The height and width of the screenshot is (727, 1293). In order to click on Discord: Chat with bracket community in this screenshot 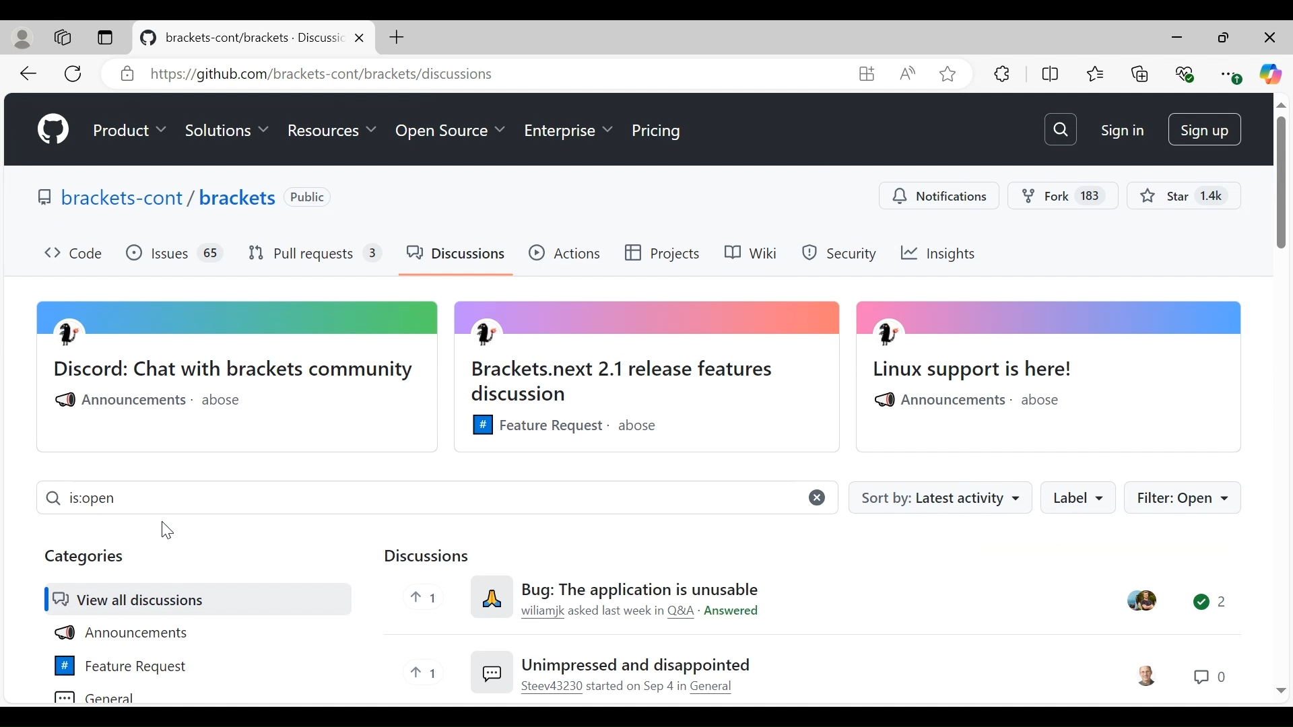, I will do `click(239, 372)`.